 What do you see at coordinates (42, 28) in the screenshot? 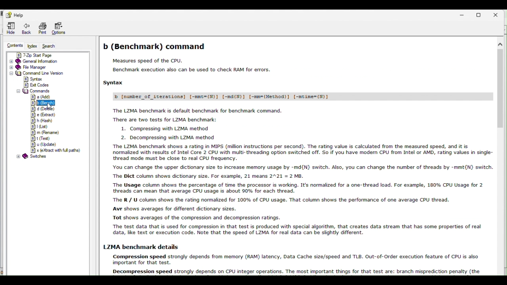
I see `print` at bounding box center [42, 28].